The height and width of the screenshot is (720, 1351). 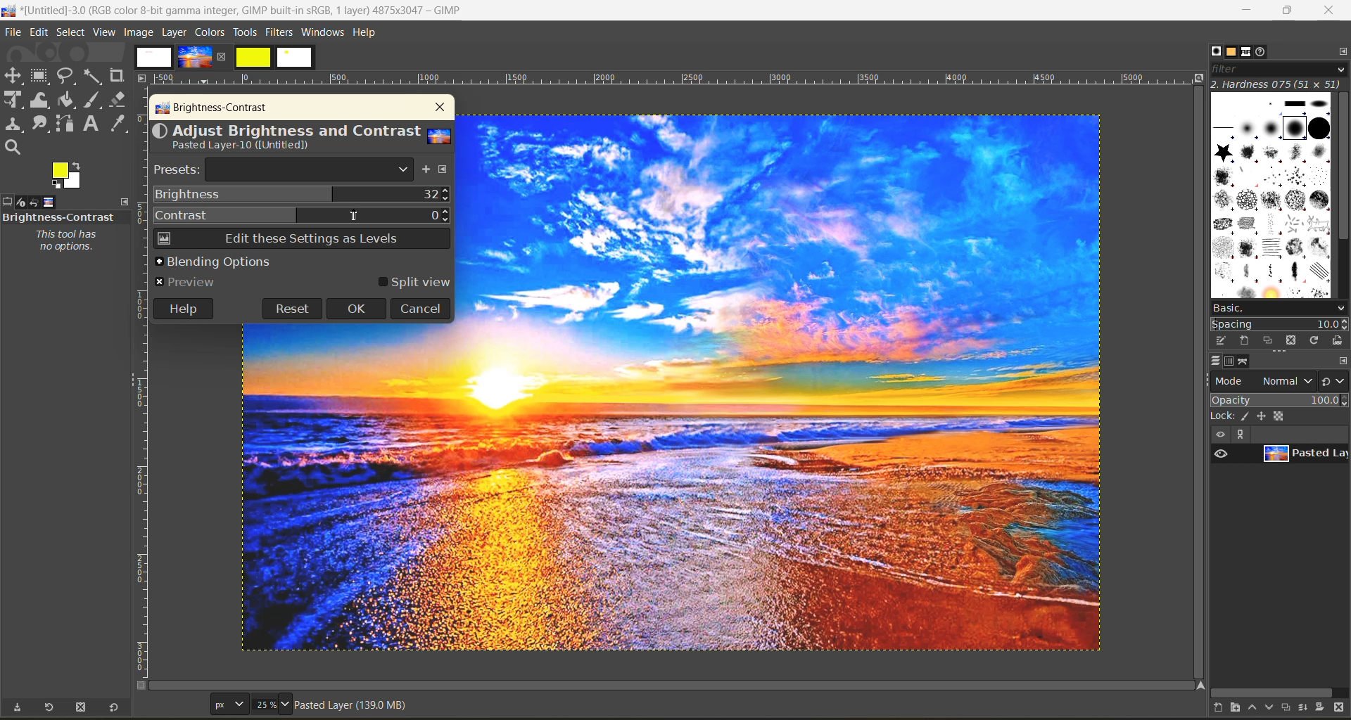 I want to click on close, so click(x=1328, y=11).